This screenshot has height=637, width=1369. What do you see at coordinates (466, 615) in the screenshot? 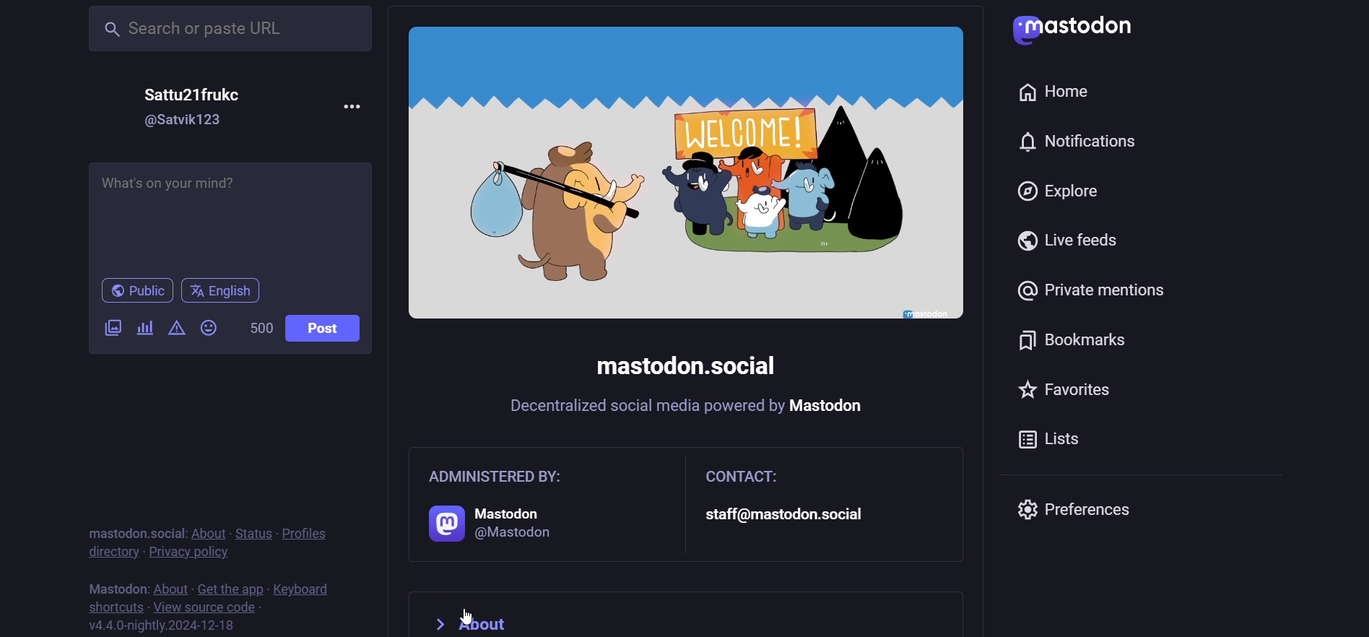
I see `pointer` at bounding box center [466, 615].